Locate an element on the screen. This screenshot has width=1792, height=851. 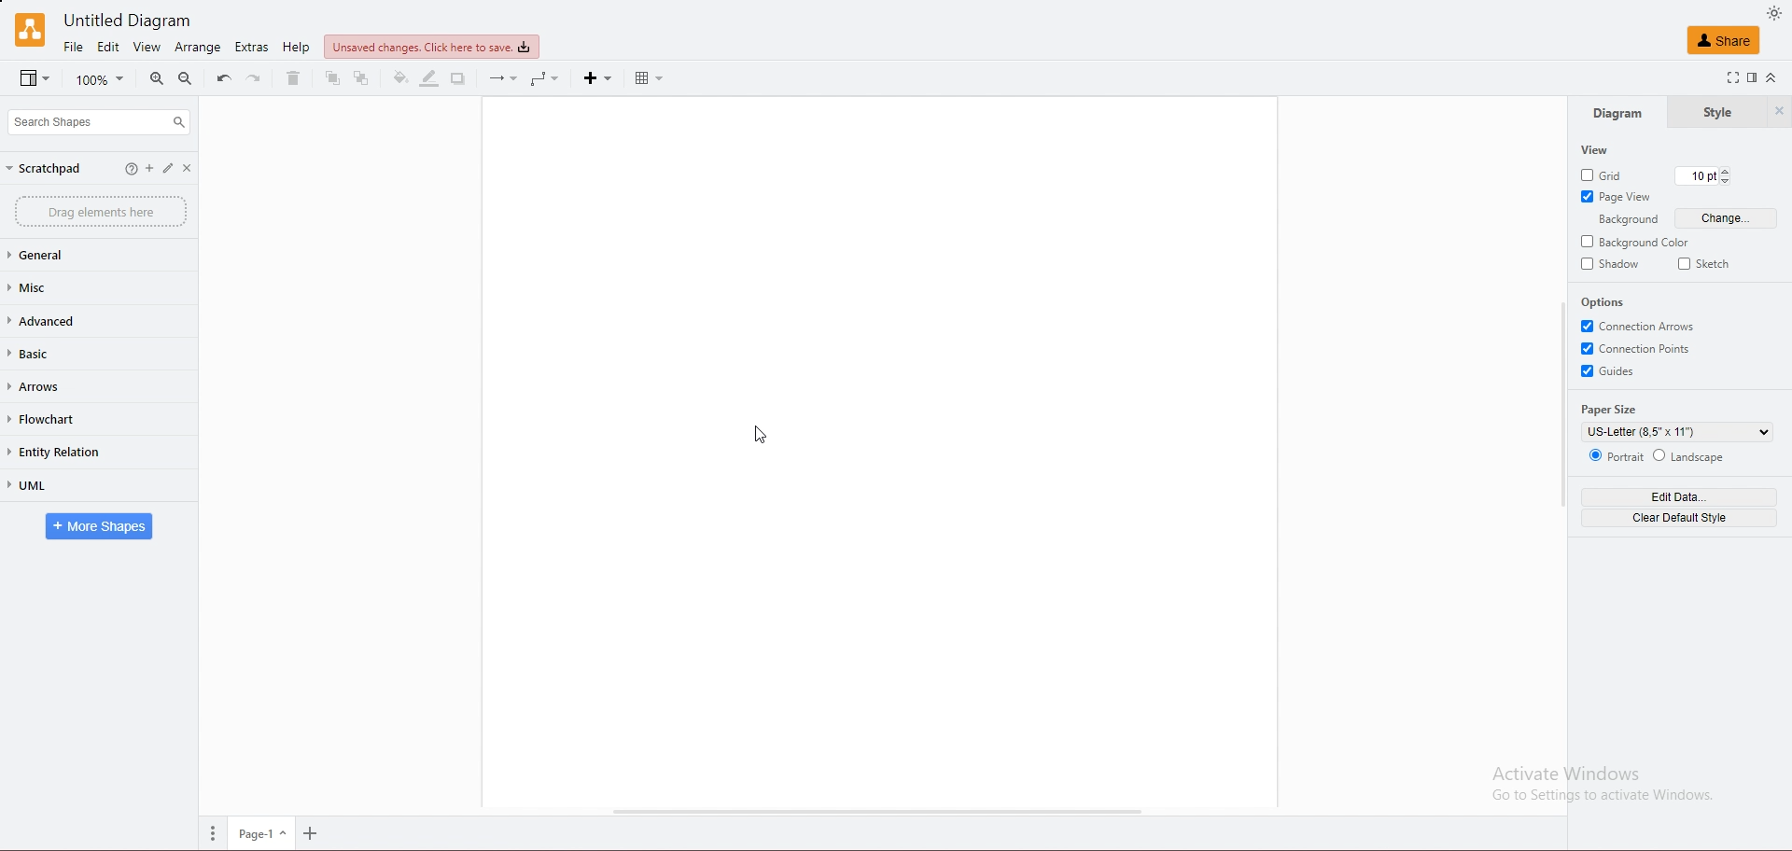
draw.io logo is located at coordinates (30, 31).